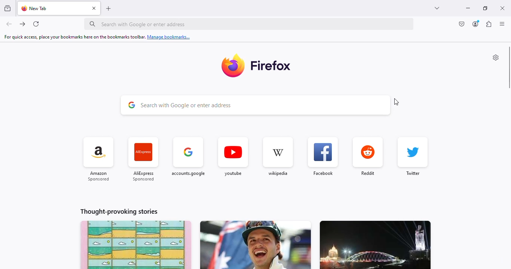 This screenshot has width=511, height=269. I want to click on wikipedia, so click(277, 157).